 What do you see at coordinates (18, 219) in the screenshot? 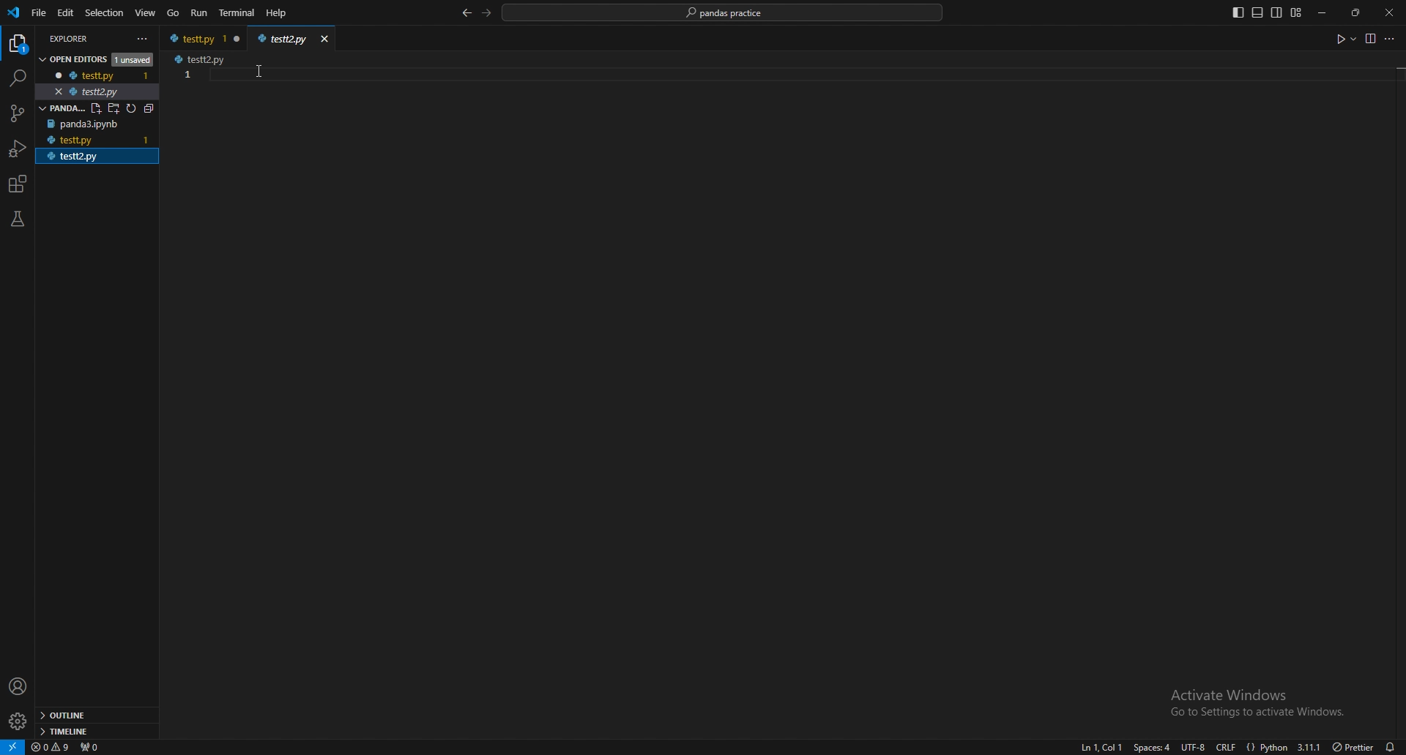
I see `testing` at bounding box center [18, 219].